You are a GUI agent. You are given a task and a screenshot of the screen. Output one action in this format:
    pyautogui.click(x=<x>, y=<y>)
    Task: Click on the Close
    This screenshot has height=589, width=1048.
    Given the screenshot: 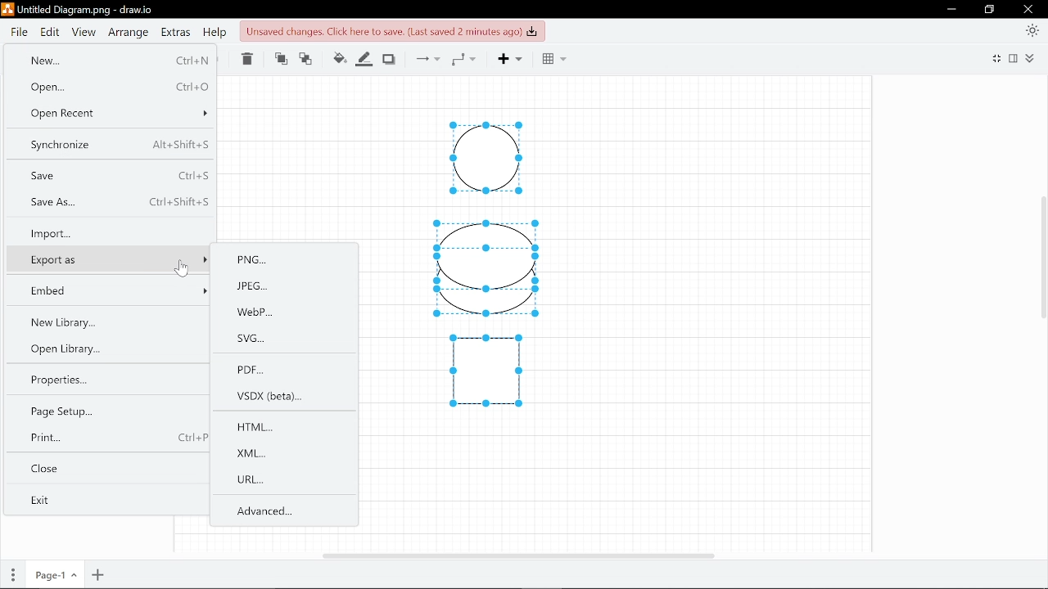 What is the action you would take?
    pyautogui.click(x=110, y=469)
    